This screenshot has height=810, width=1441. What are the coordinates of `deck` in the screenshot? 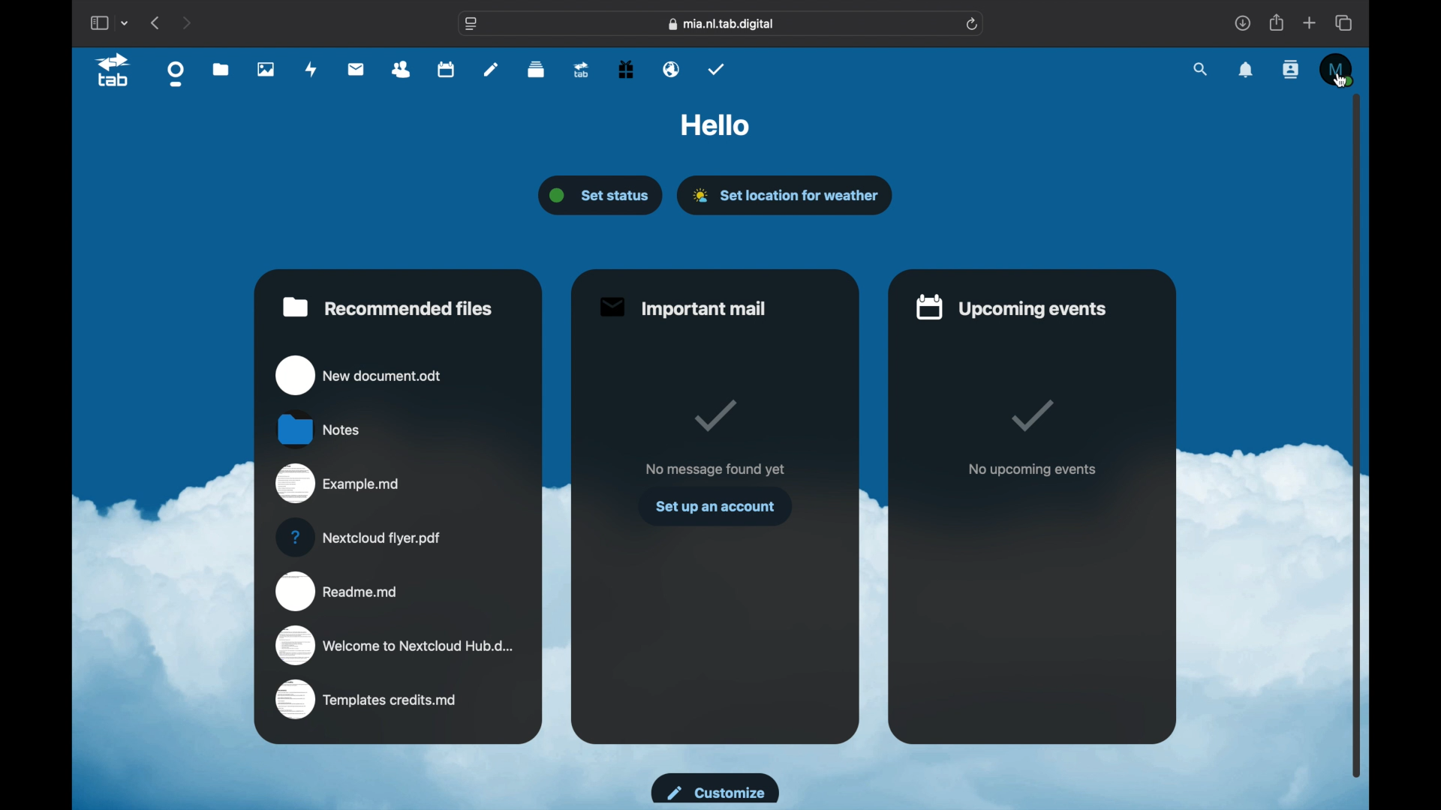 It's located at (536, 70).